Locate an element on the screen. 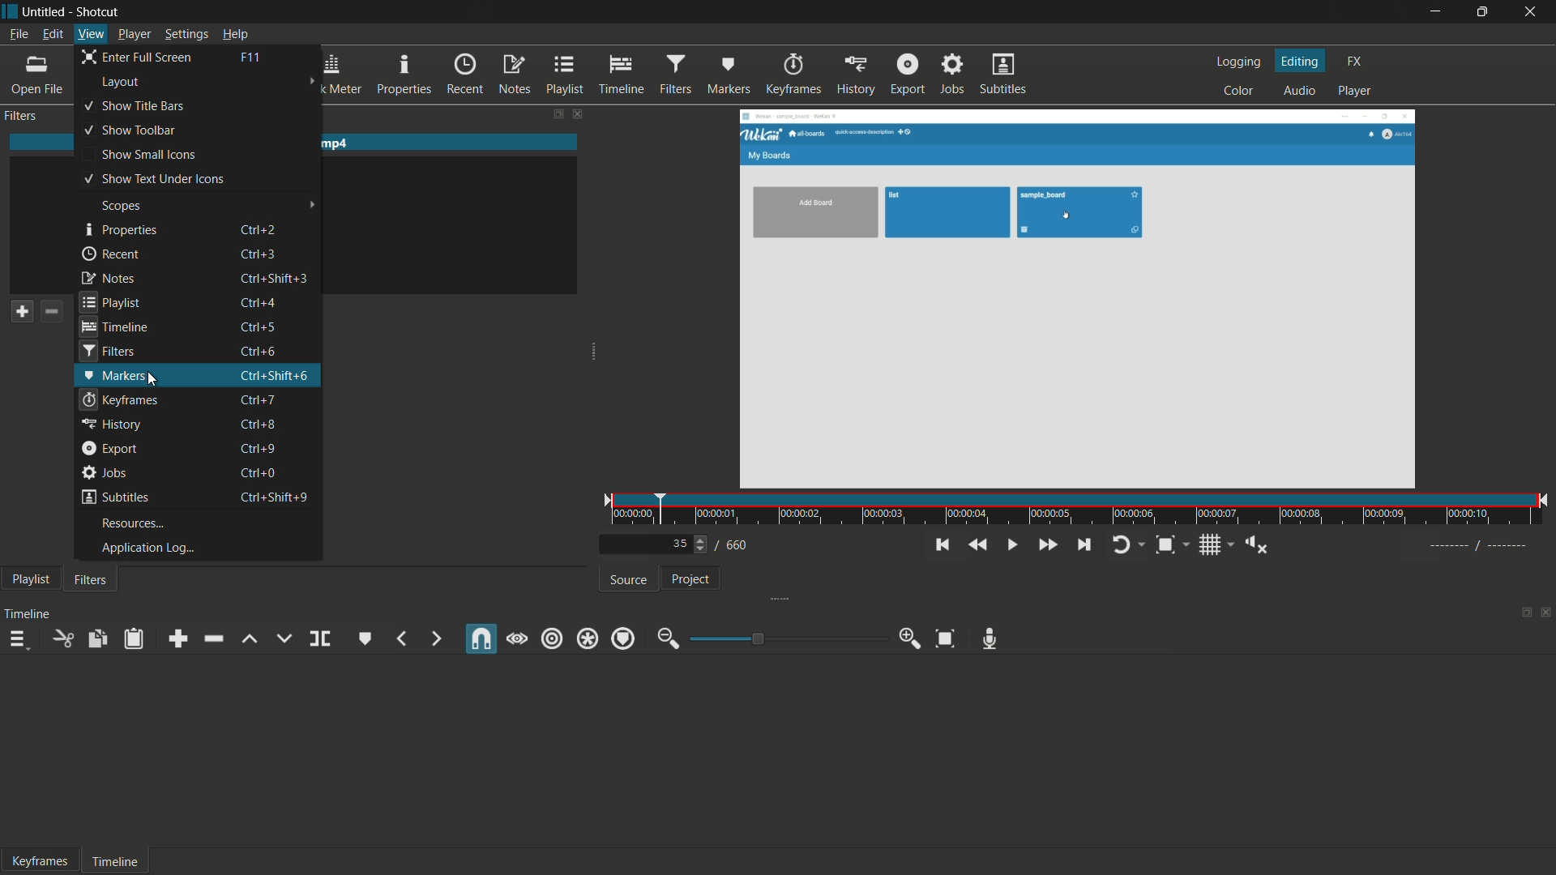 This screenshot has width=1556, height=875. skip to the next point is located at coordinates (1081, 545).